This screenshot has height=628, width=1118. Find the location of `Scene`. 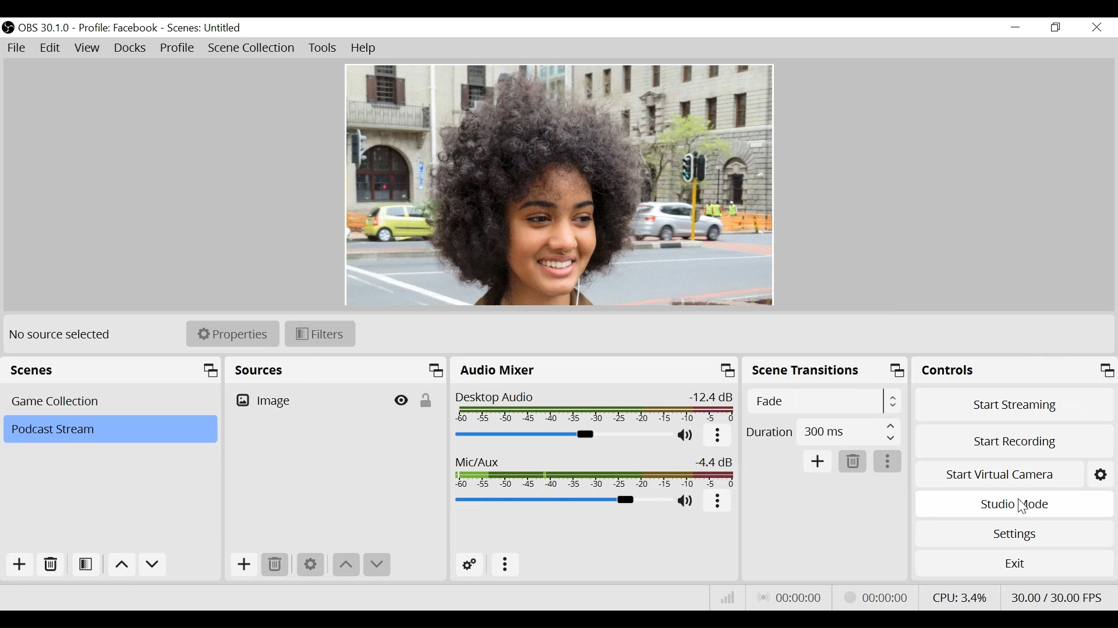

Scene is located at coordinates (204, 28).